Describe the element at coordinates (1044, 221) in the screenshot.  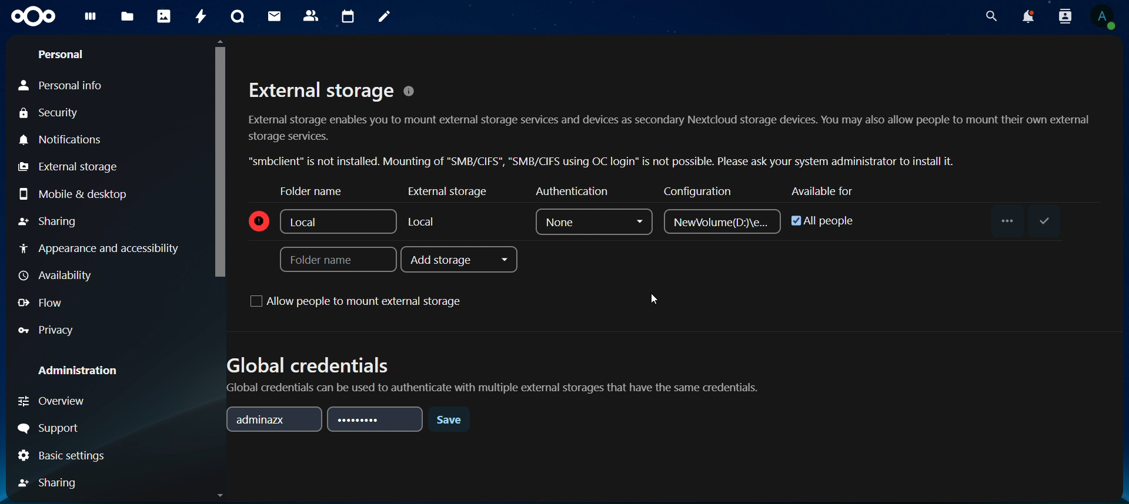
I see `save` at that location.